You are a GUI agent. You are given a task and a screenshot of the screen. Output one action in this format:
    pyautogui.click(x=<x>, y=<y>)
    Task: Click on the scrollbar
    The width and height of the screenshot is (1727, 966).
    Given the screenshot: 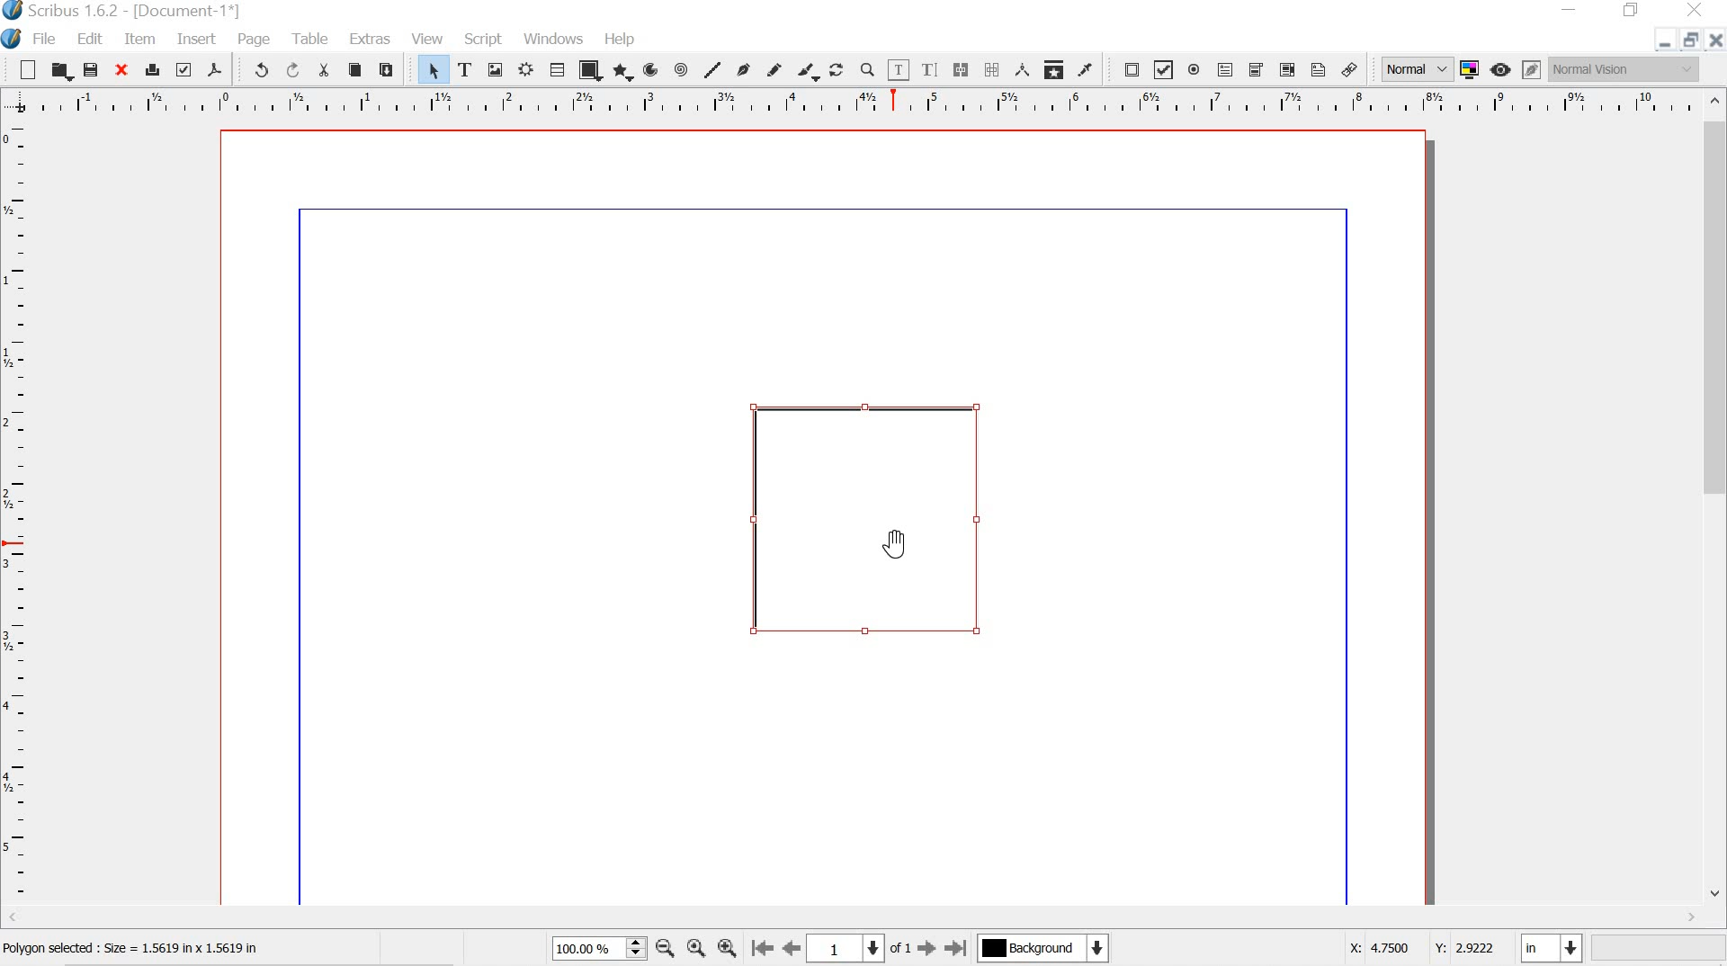 What is the action you would take?
    pyautogui.click(x=1714, y=501)
    